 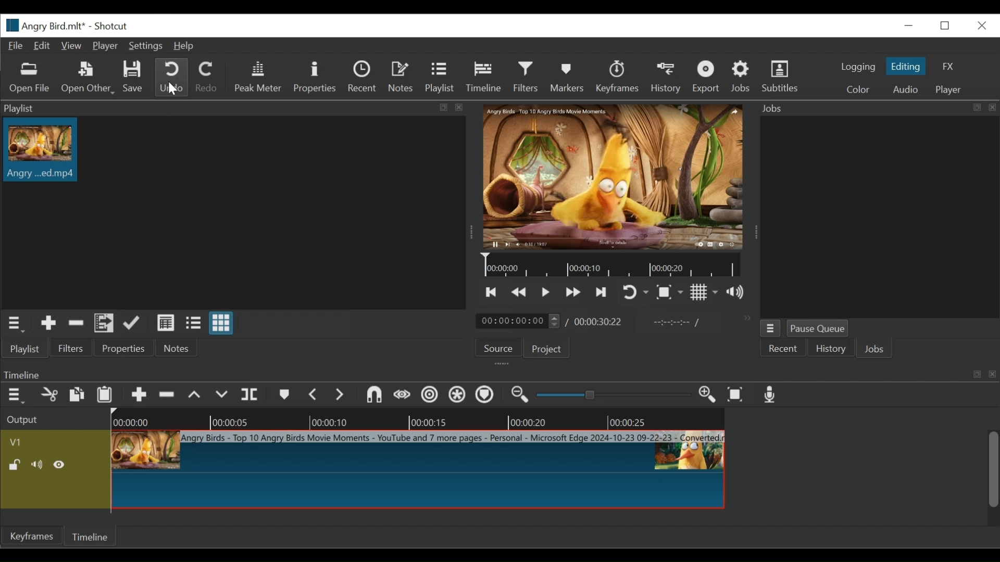 I want to click on History, so click(x=665, y=78).